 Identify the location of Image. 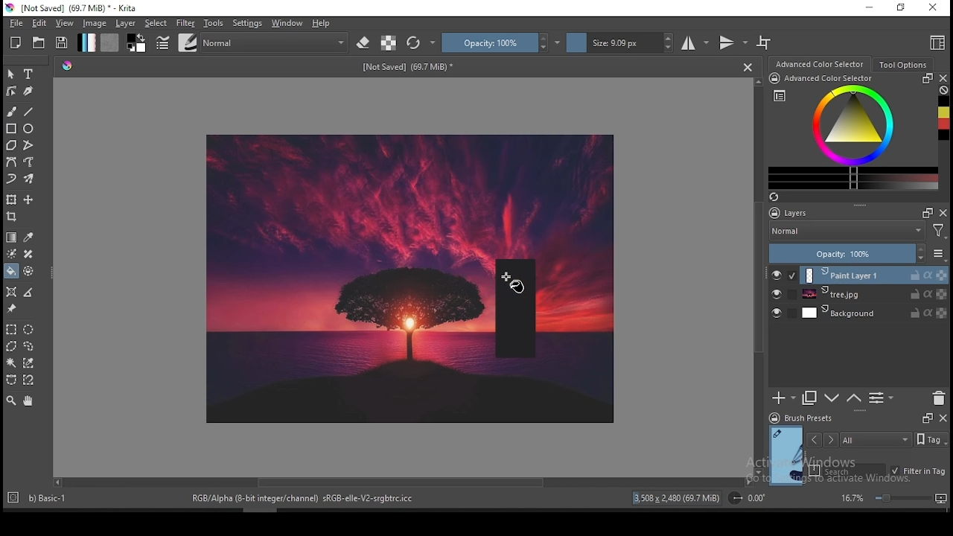
(351, 278).